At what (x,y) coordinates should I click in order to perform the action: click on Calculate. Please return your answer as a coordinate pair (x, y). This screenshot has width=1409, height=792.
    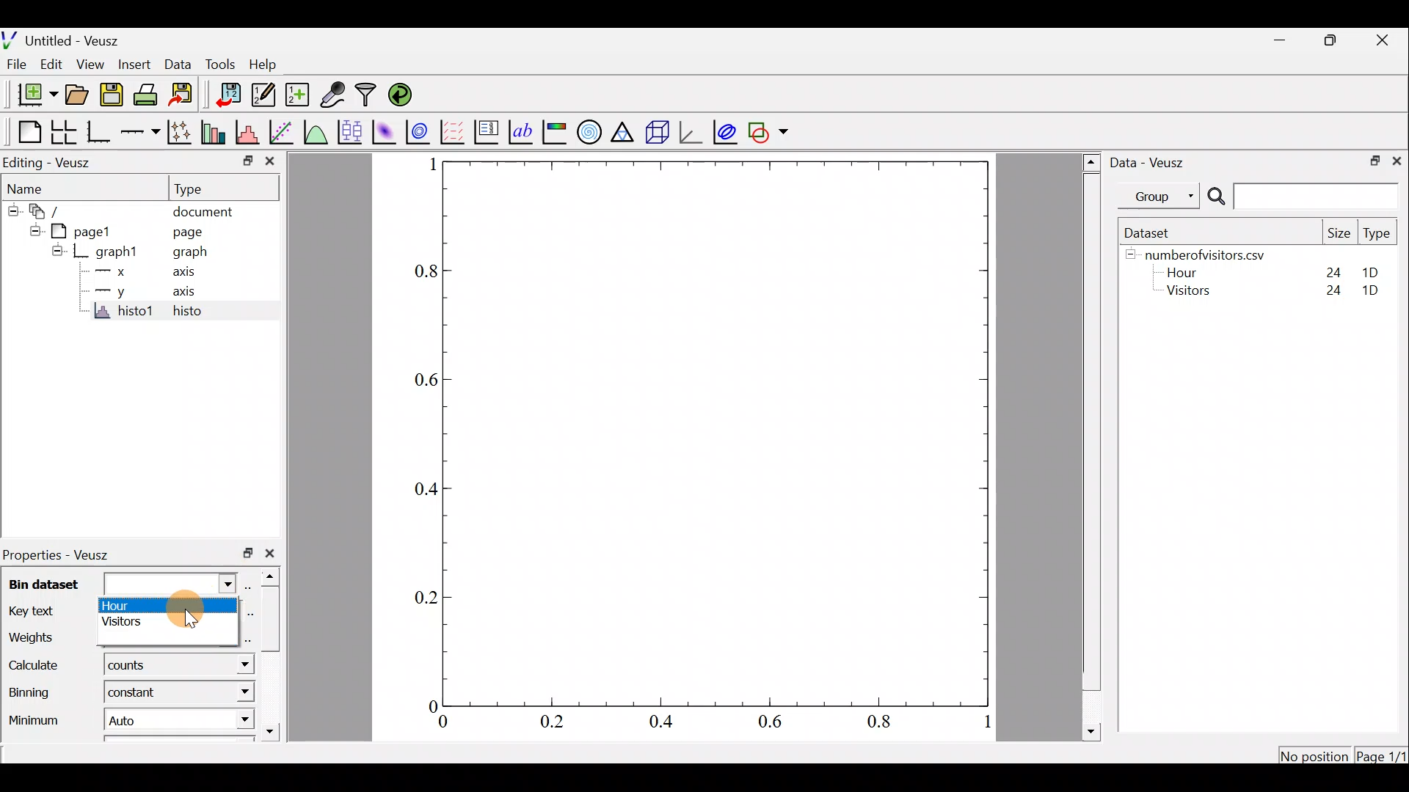
    Looking at the image, I should click on (34, 667).